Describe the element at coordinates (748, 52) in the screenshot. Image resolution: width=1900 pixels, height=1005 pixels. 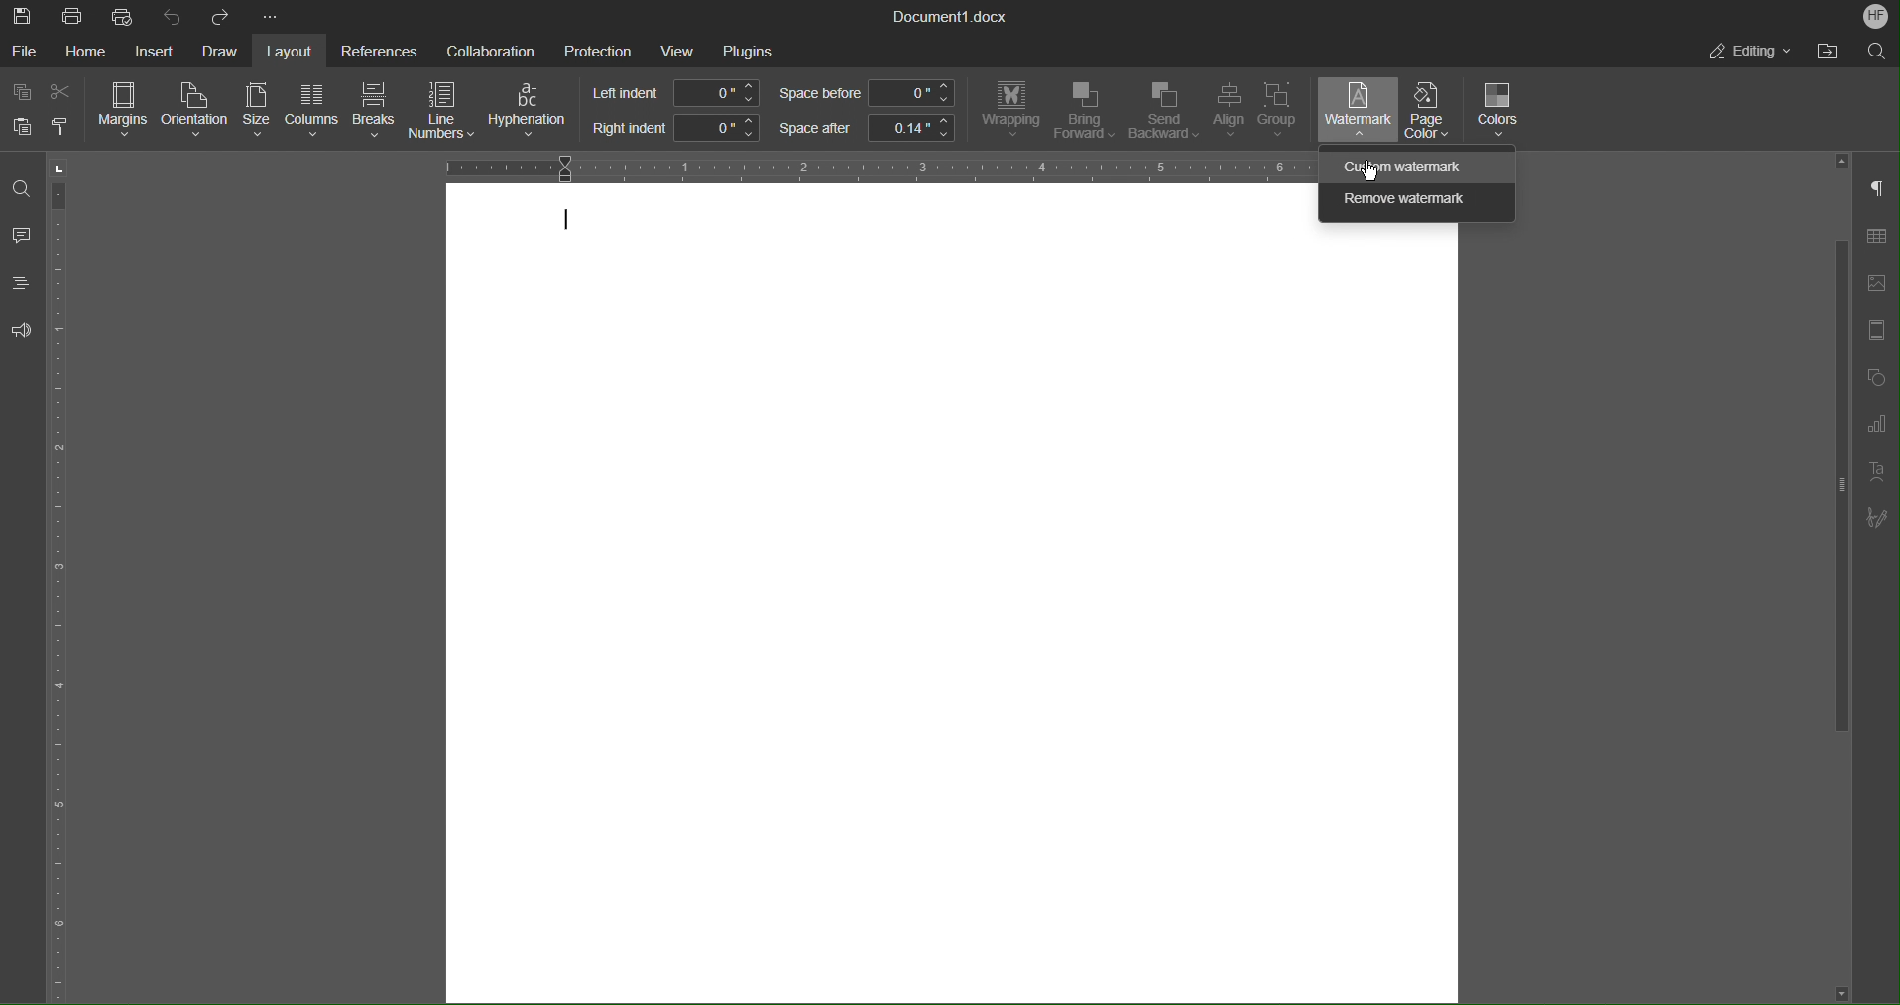
I see `Plugins` at that location.